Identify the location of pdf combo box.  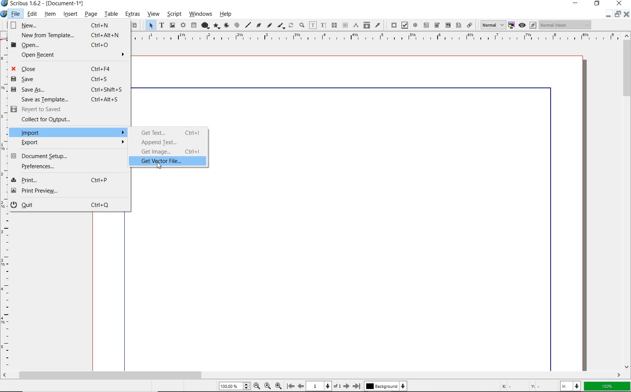
(447, 25).